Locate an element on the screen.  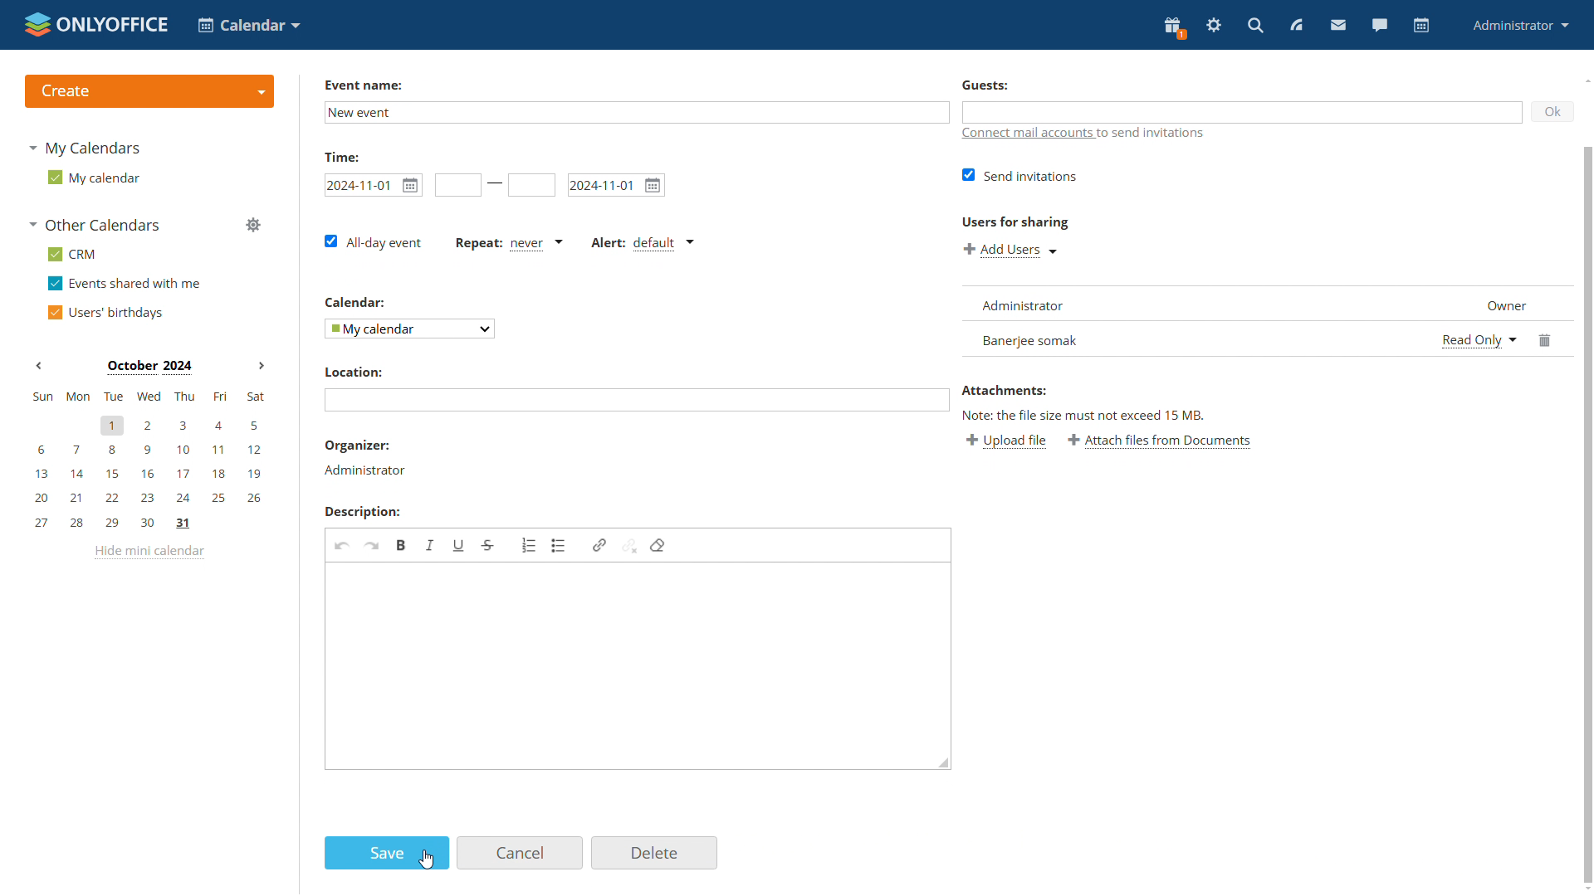
end date is located at coordinates (618, 184).